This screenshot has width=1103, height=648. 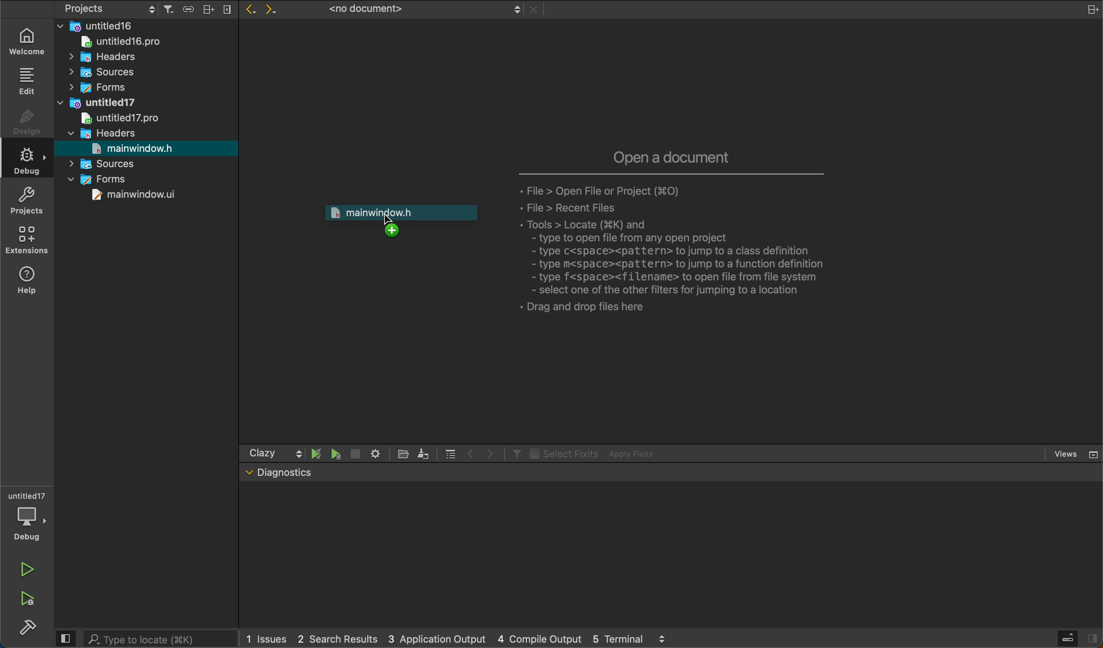 I want to click on pause/resume, so click(x=317, y=453).